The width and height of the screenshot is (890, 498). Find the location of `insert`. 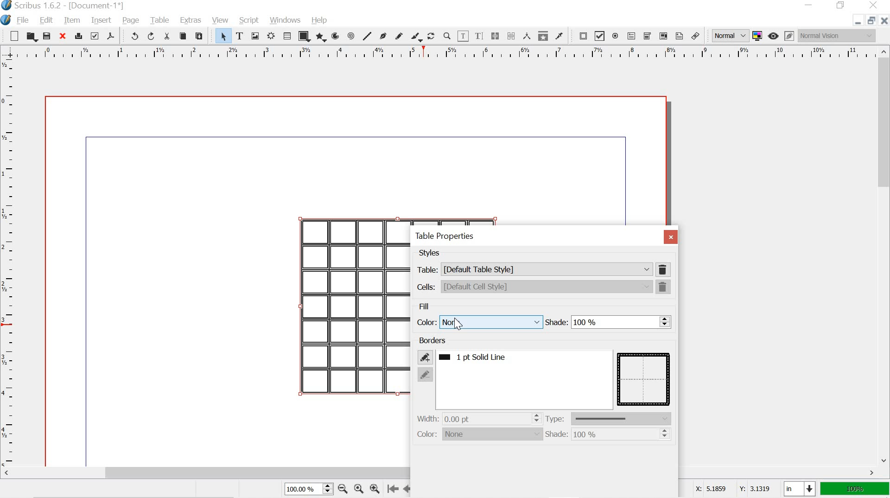

insert is located at coordinates (101, 19).